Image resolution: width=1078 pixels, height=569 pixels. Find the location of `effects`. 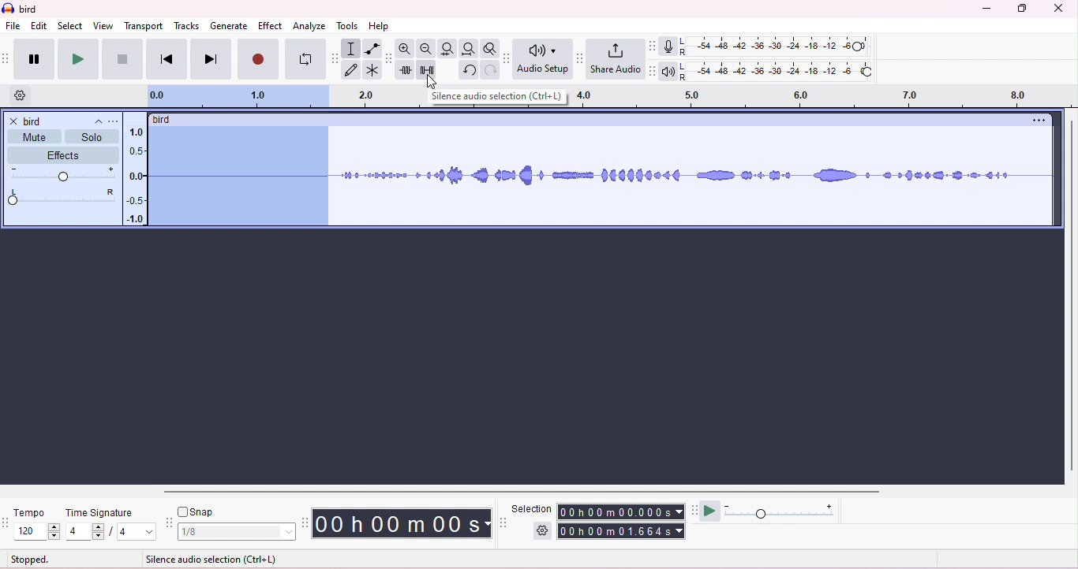

effects is located at coordinates (62, 155).